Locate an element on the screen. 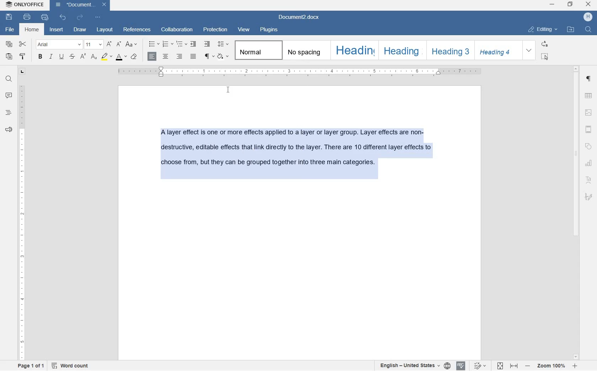  no spacing is located at coordinates (305, 50).